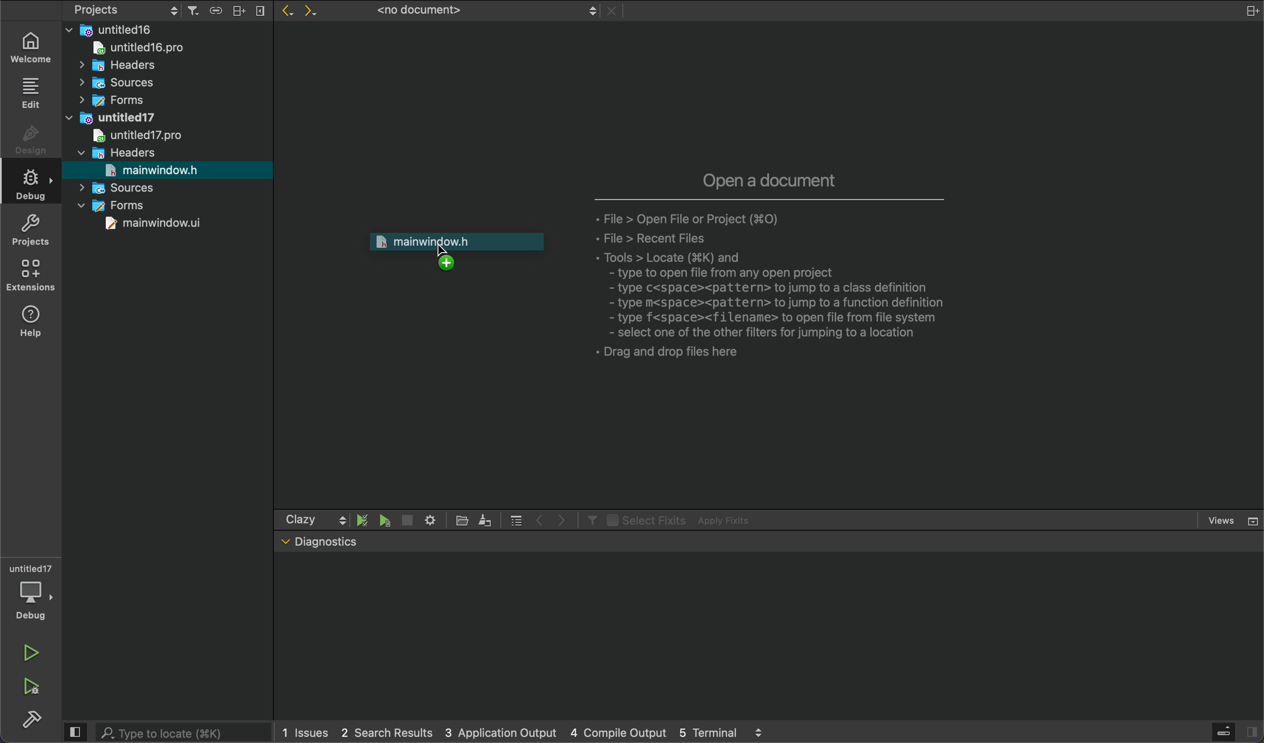  Describe the element at coordinates (1245, 10) in the screenshot. I see `split tab` at that location.